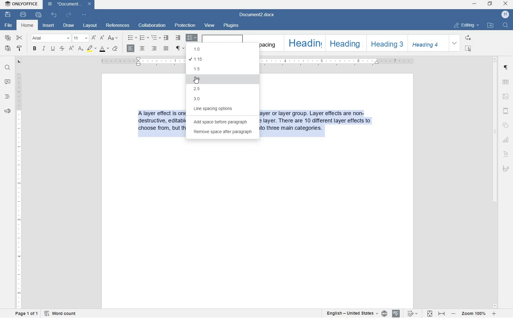 Image resolution: width=513 pixels, height=318 pixels. Describe the element at coordinates (89, 25) in the screenshot. I see `layout` at that location.